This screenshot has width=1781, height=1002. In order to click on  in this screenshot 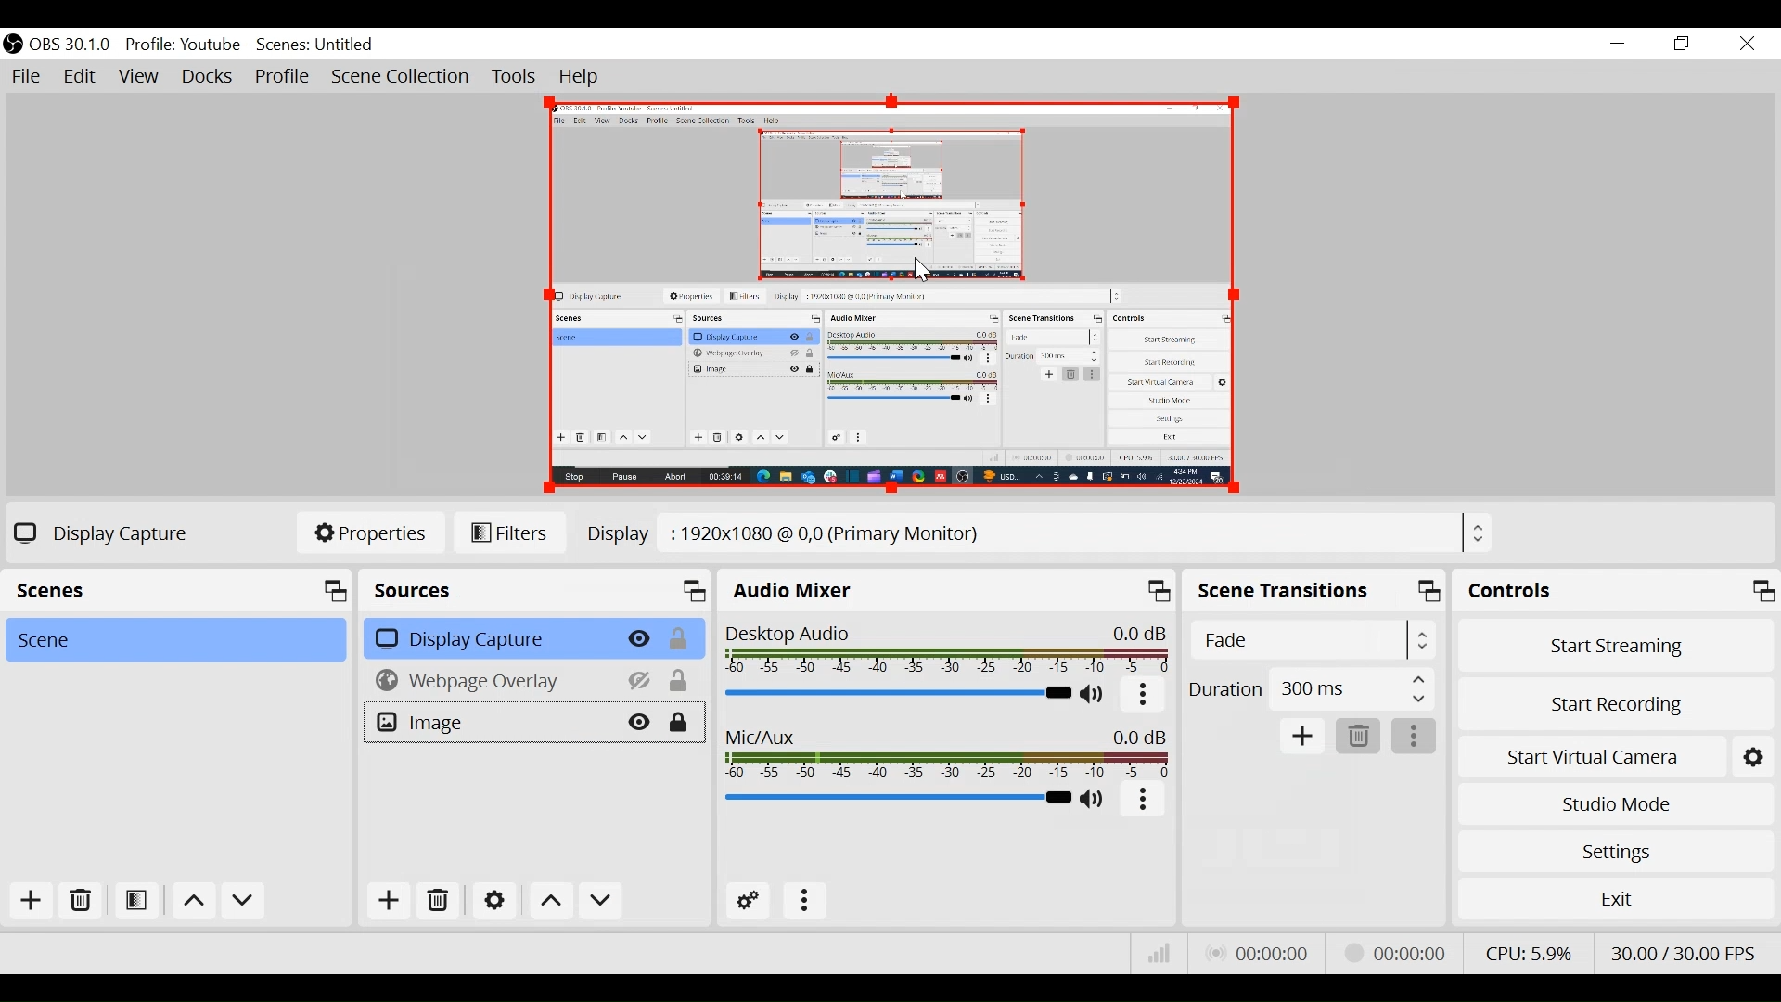, I will do `click(1144, 696)`.